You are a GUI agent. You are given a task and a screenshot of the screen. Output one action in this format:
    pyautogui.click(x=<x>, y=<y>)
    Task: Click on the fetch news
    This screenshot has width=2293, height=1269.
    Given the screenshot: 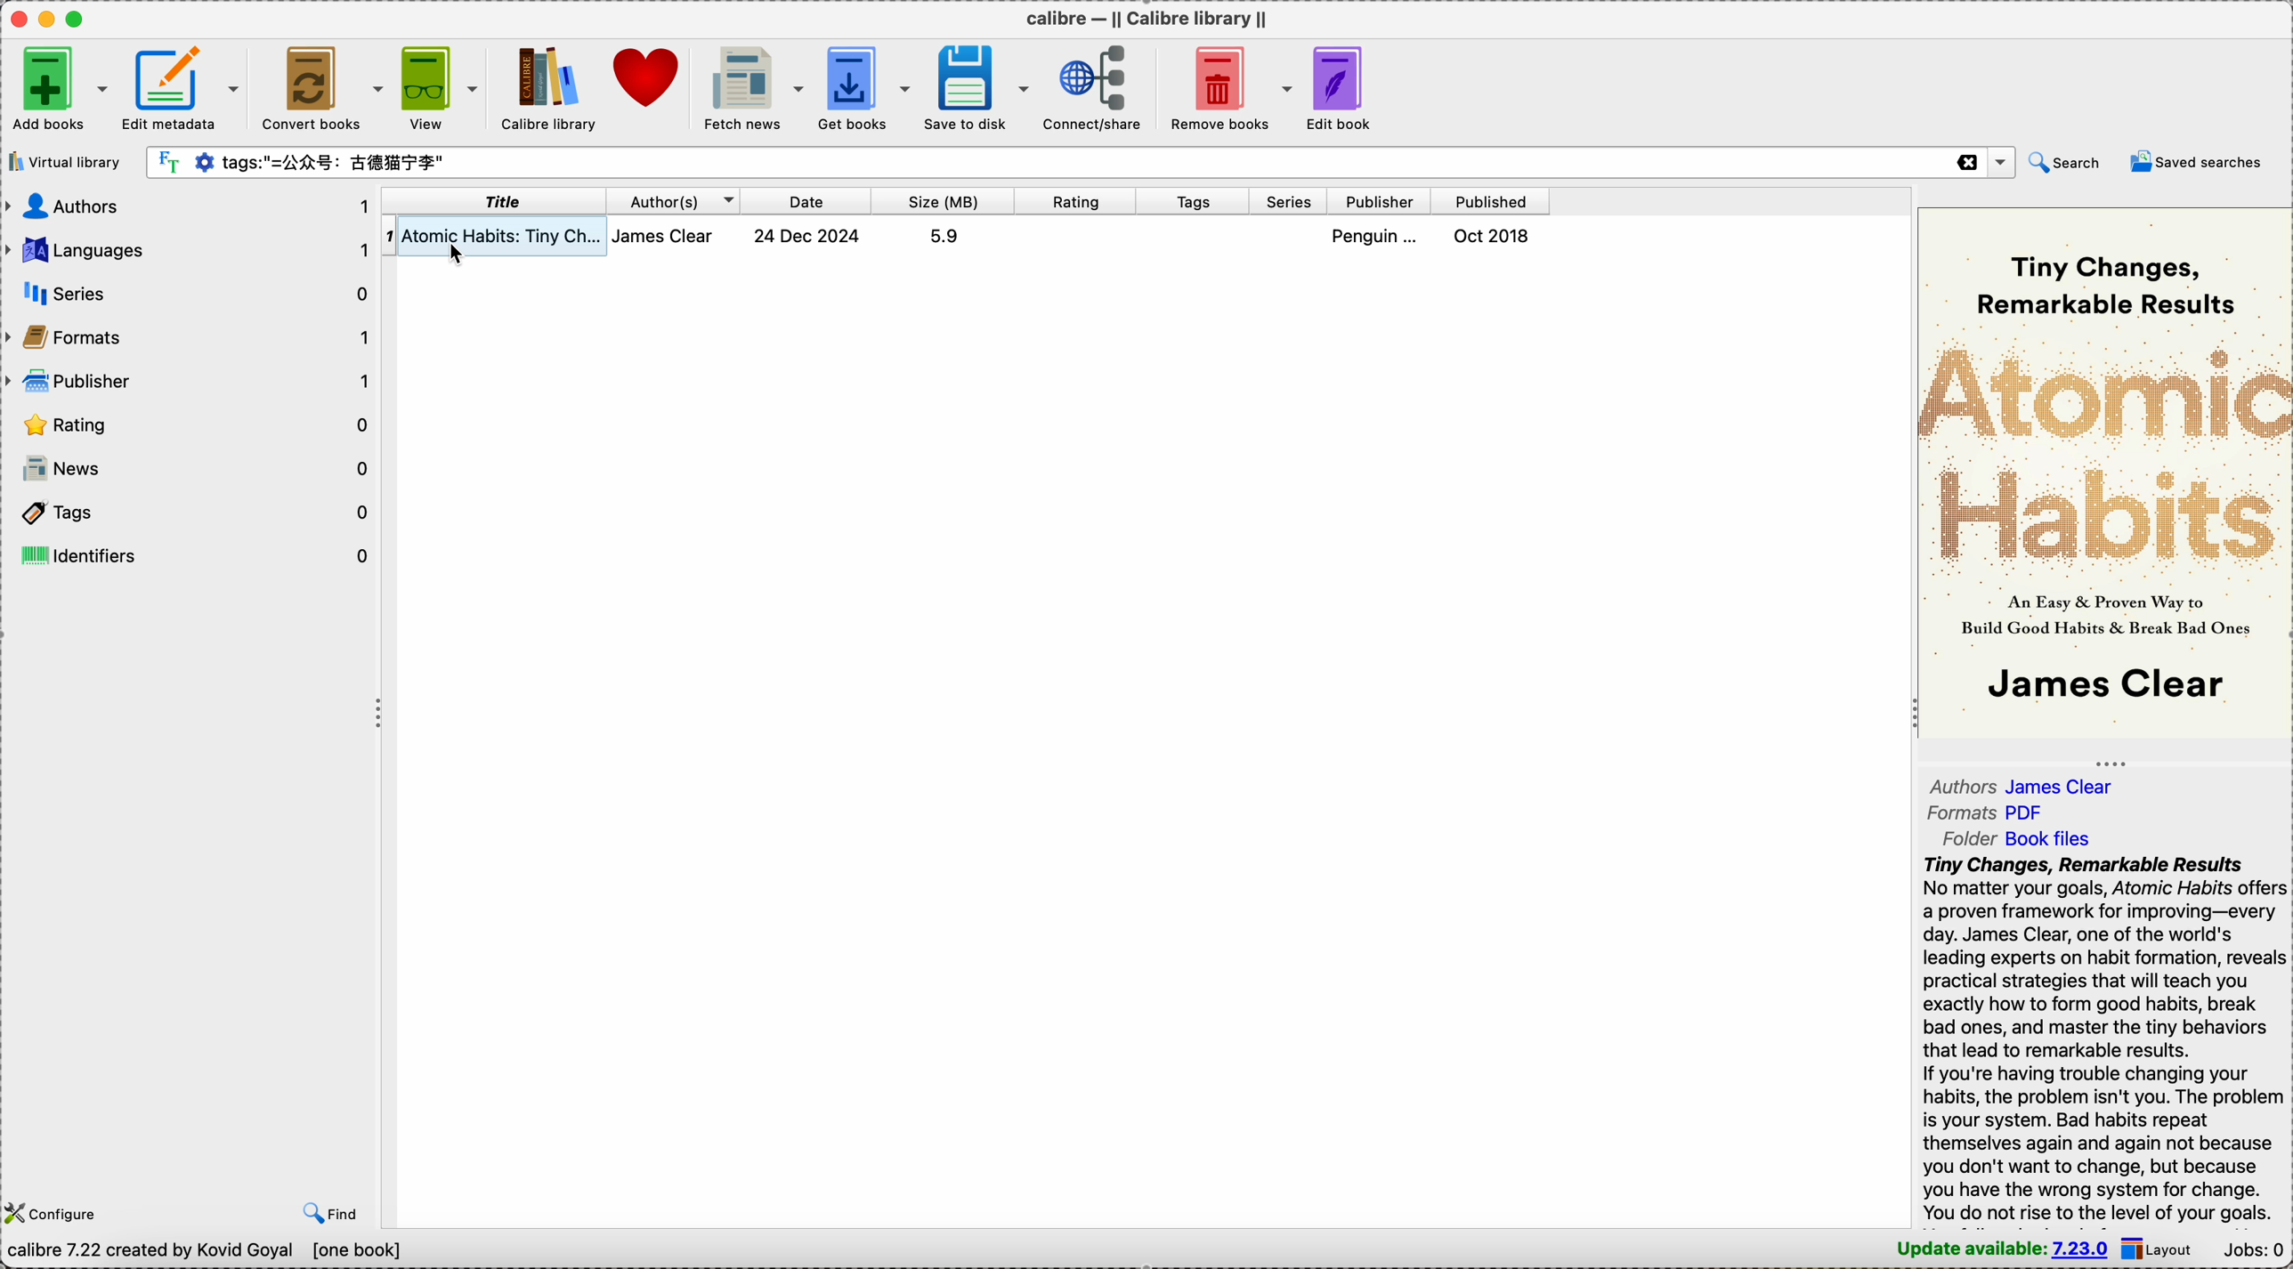 What is the action you would take?
    pyautogui.click(x=751, y=85)
    